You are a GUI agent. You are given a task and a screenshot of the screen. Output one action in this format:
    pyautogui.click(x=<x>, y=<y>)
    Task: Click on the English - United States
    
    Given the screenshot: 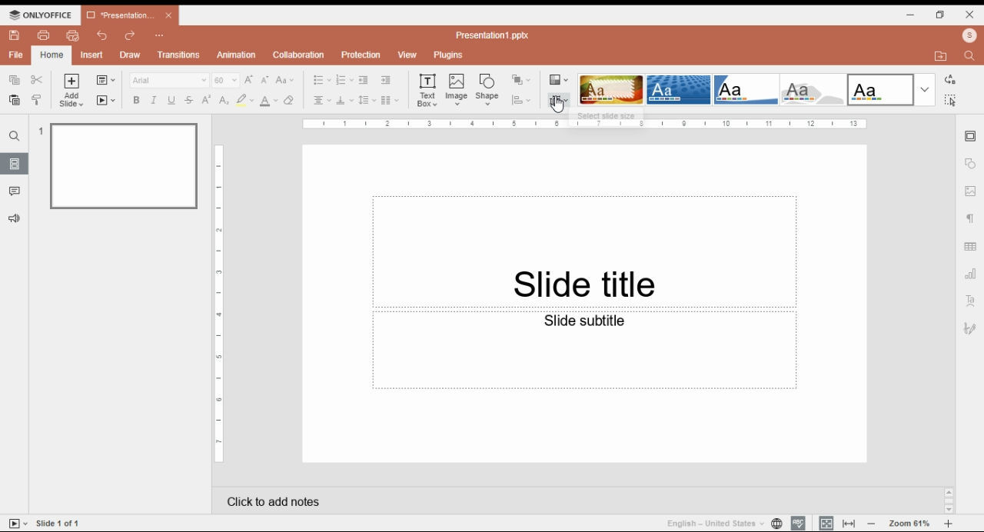 What is the action you would take?
    pyautogui.click(x=710, y=523)
    